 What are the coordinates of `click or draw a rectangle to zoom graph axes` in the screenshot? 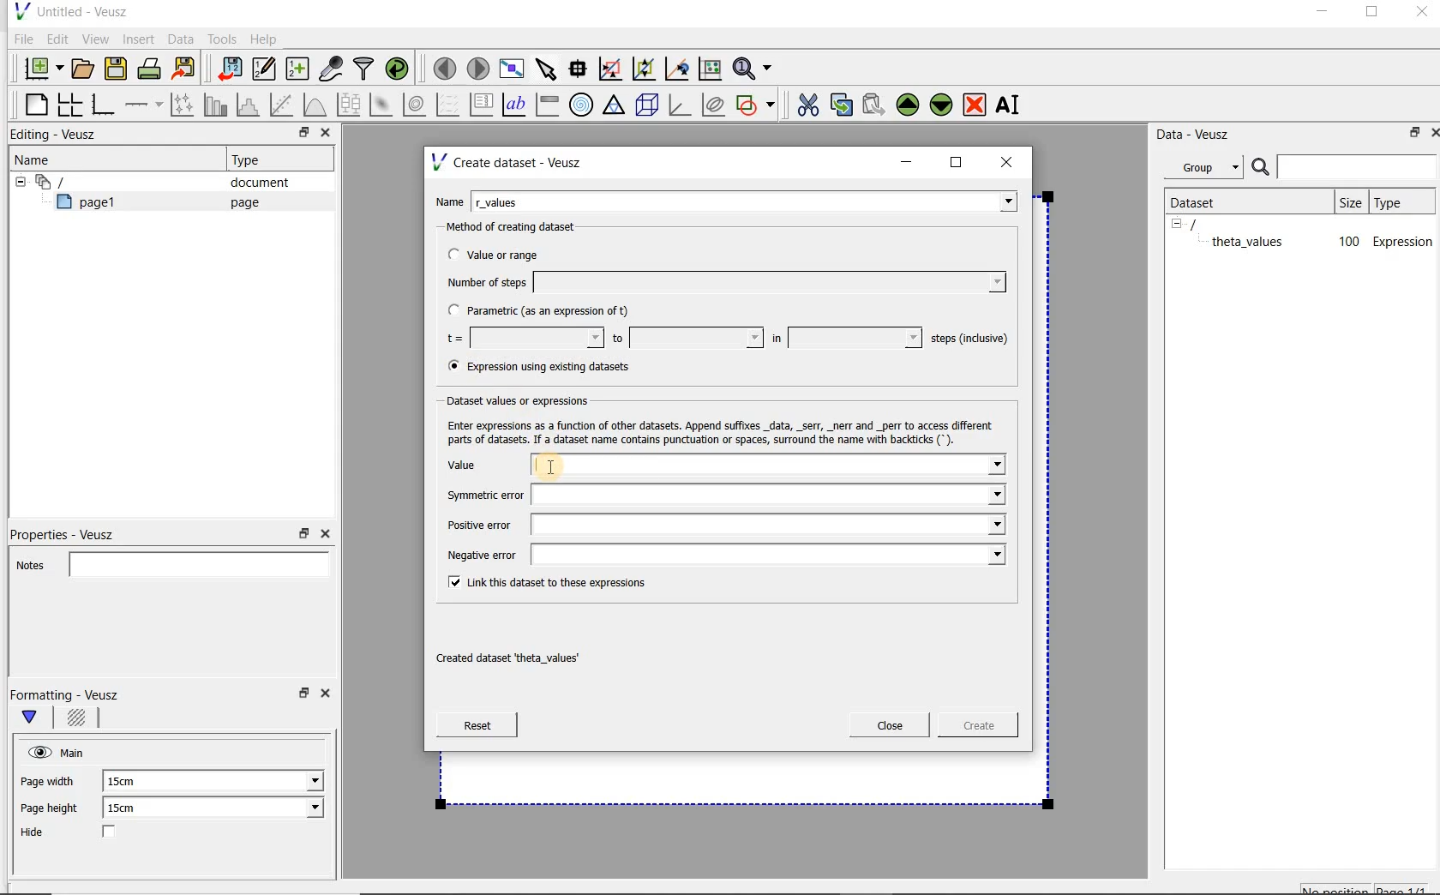 It's located at (614, 69).